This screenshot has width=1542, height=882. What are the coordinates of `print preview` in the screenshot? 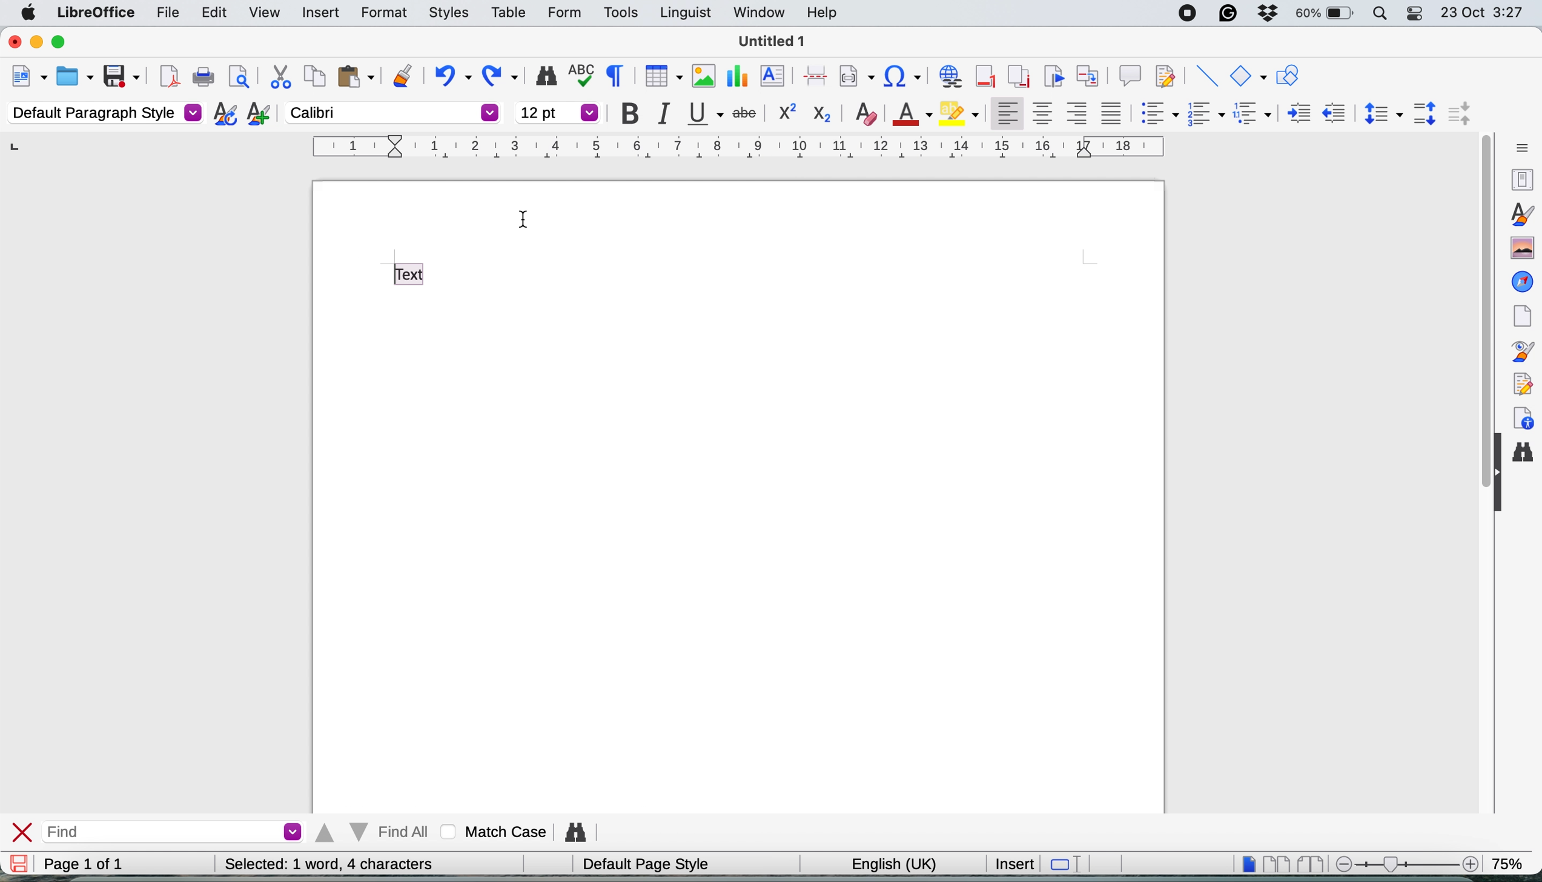 It's located at (238, 79).